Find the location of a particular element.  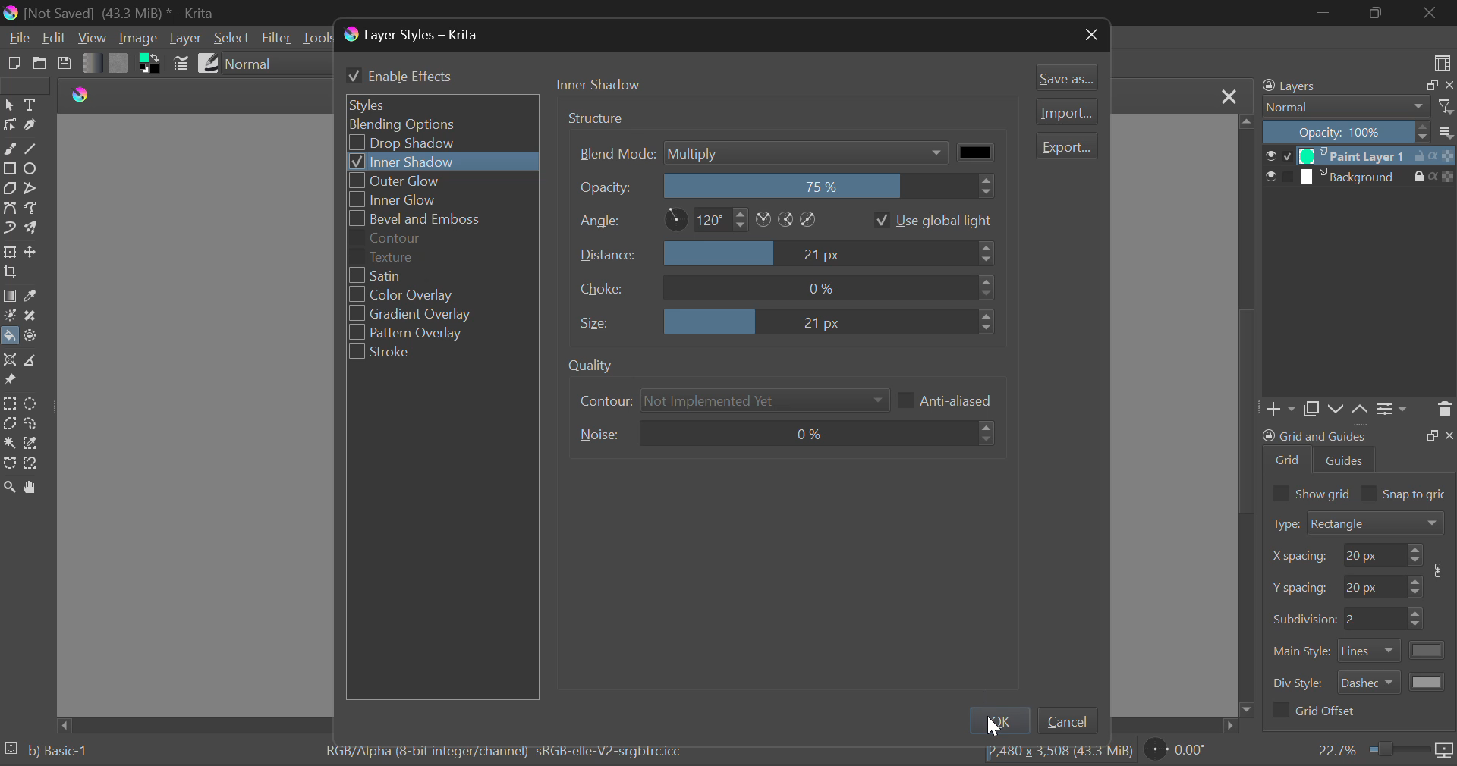

Blending Options is located at coordinates (439, 123).